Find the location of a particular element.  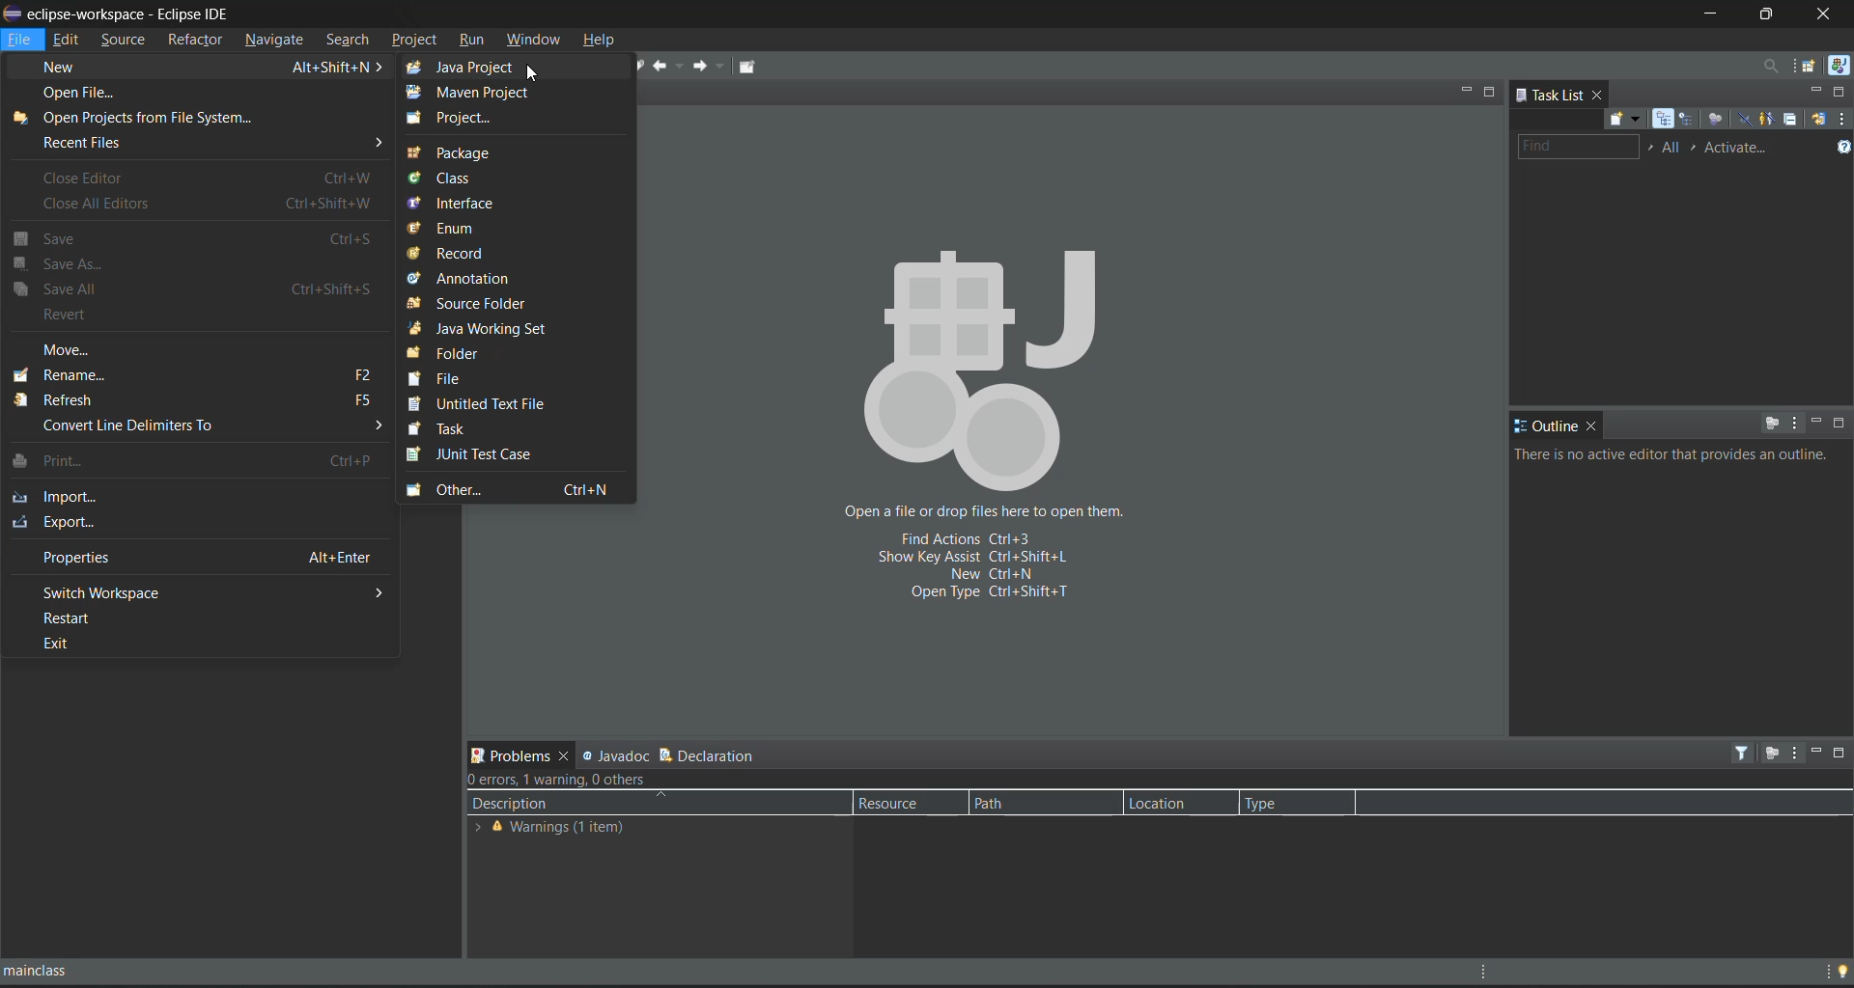

maximize is located at coordinates (1770, 14).